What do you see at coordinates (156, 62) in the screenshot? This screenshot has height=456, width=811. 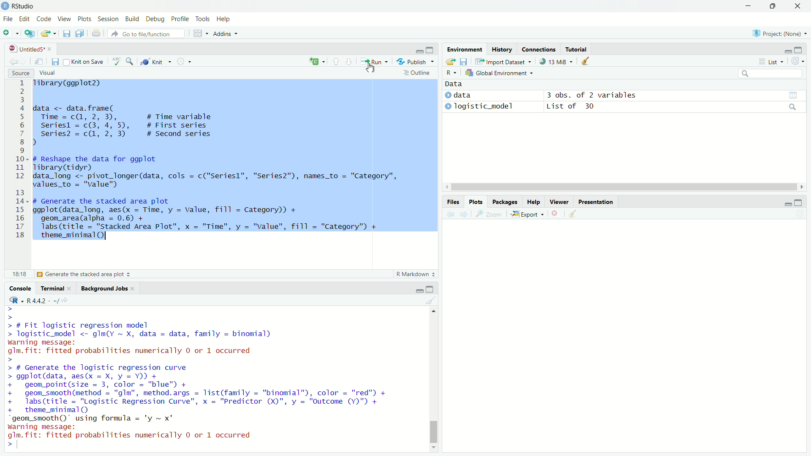 I see `Knit` at bounding box center [156, 62].